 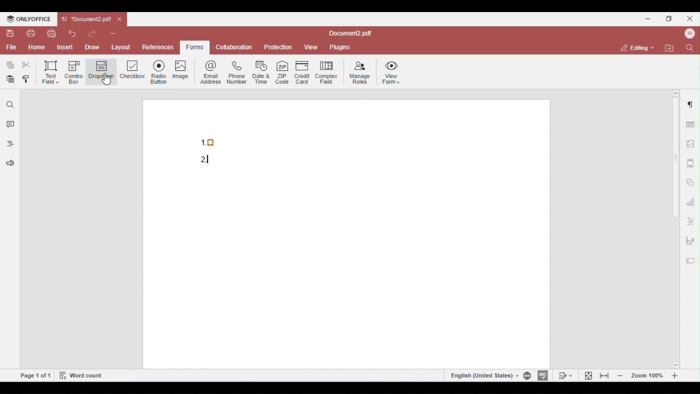 I want to click on set document language, so click(x=529, y=375).